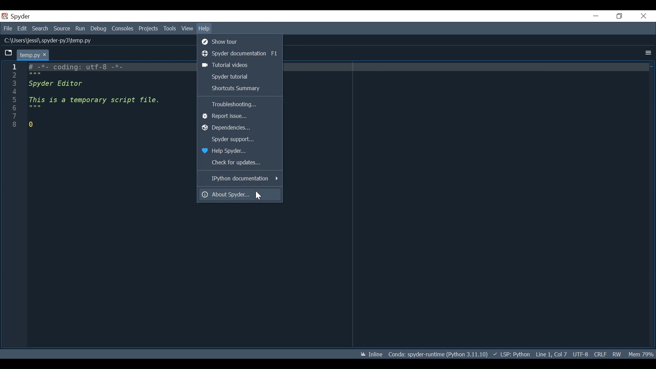  Describe the element at coordinates (239, 140) in the screenshot. I see `Spyder Support` at that location.